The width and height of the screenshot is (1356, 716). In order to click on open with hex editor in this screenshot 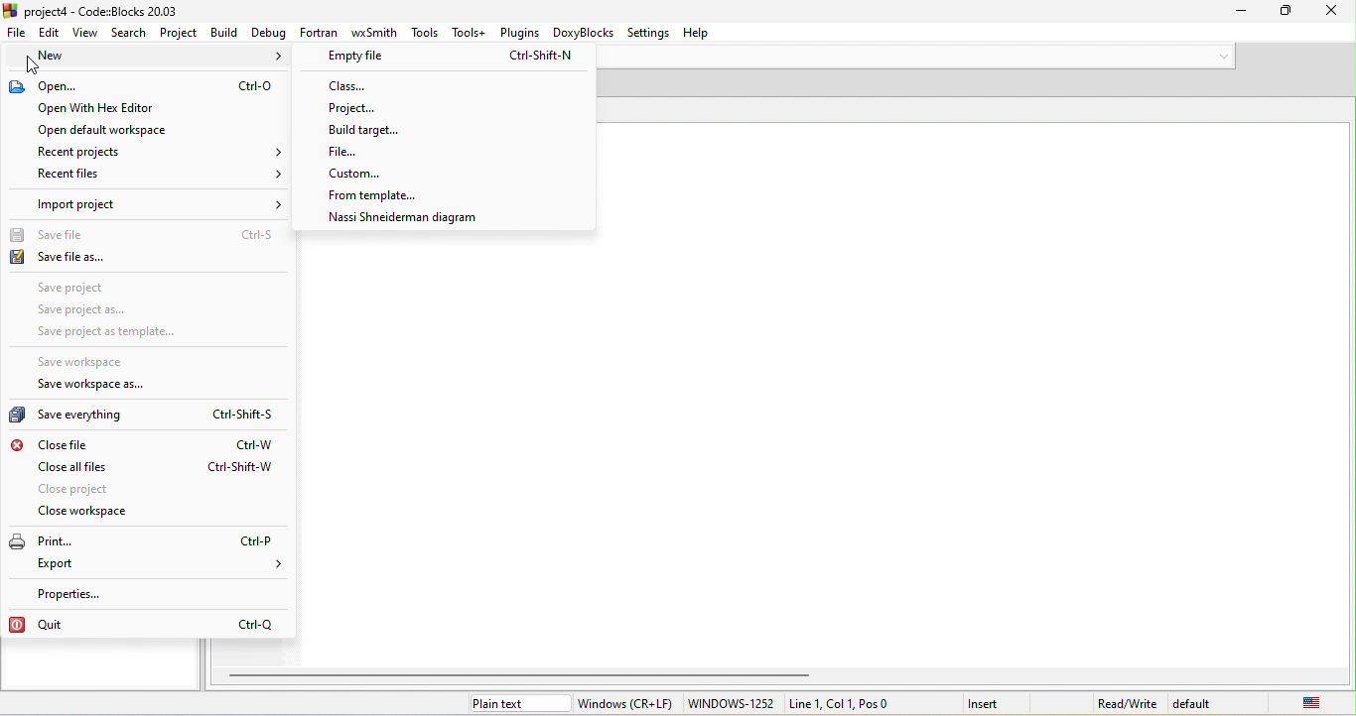, I will do `click(145, 109)`.